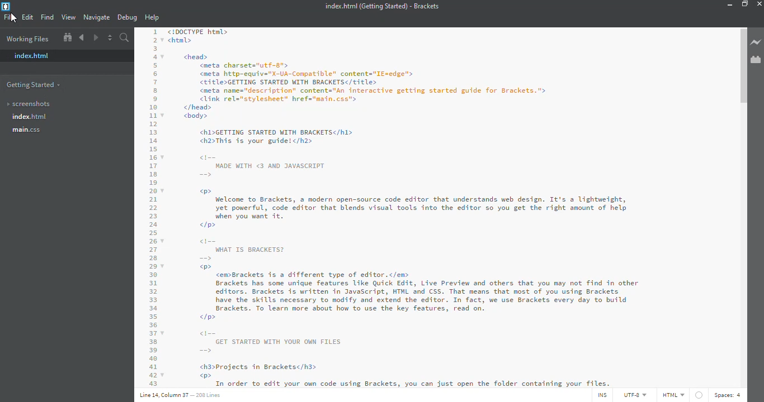 The image size is (764, 402). What do you see at coordinates (34, 132) in the screenshot?
I see `main.css` at bounding box center [34, 132].